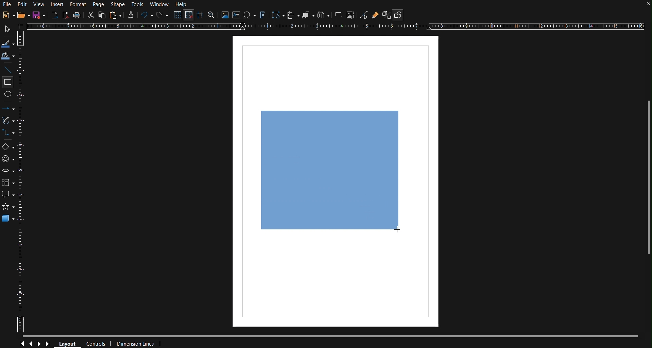 This screenshot has width=652, height=348. I want to click on Open, so click(24, 15).